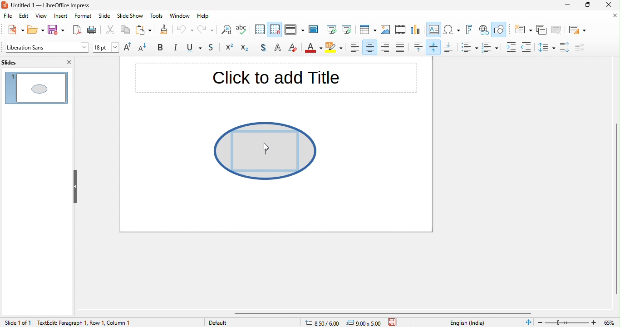 This screenshot has width=620, height=327. Describe the element at coordinates (83, 16) in the screenshot. I see `format` at that location.